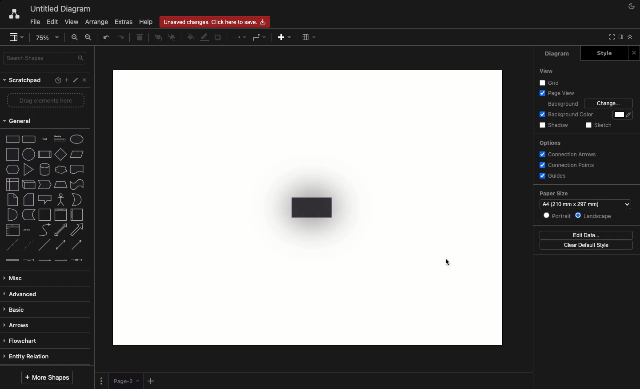 The image size is (640, 389). I want to click on Edit data, so click(588, 235).